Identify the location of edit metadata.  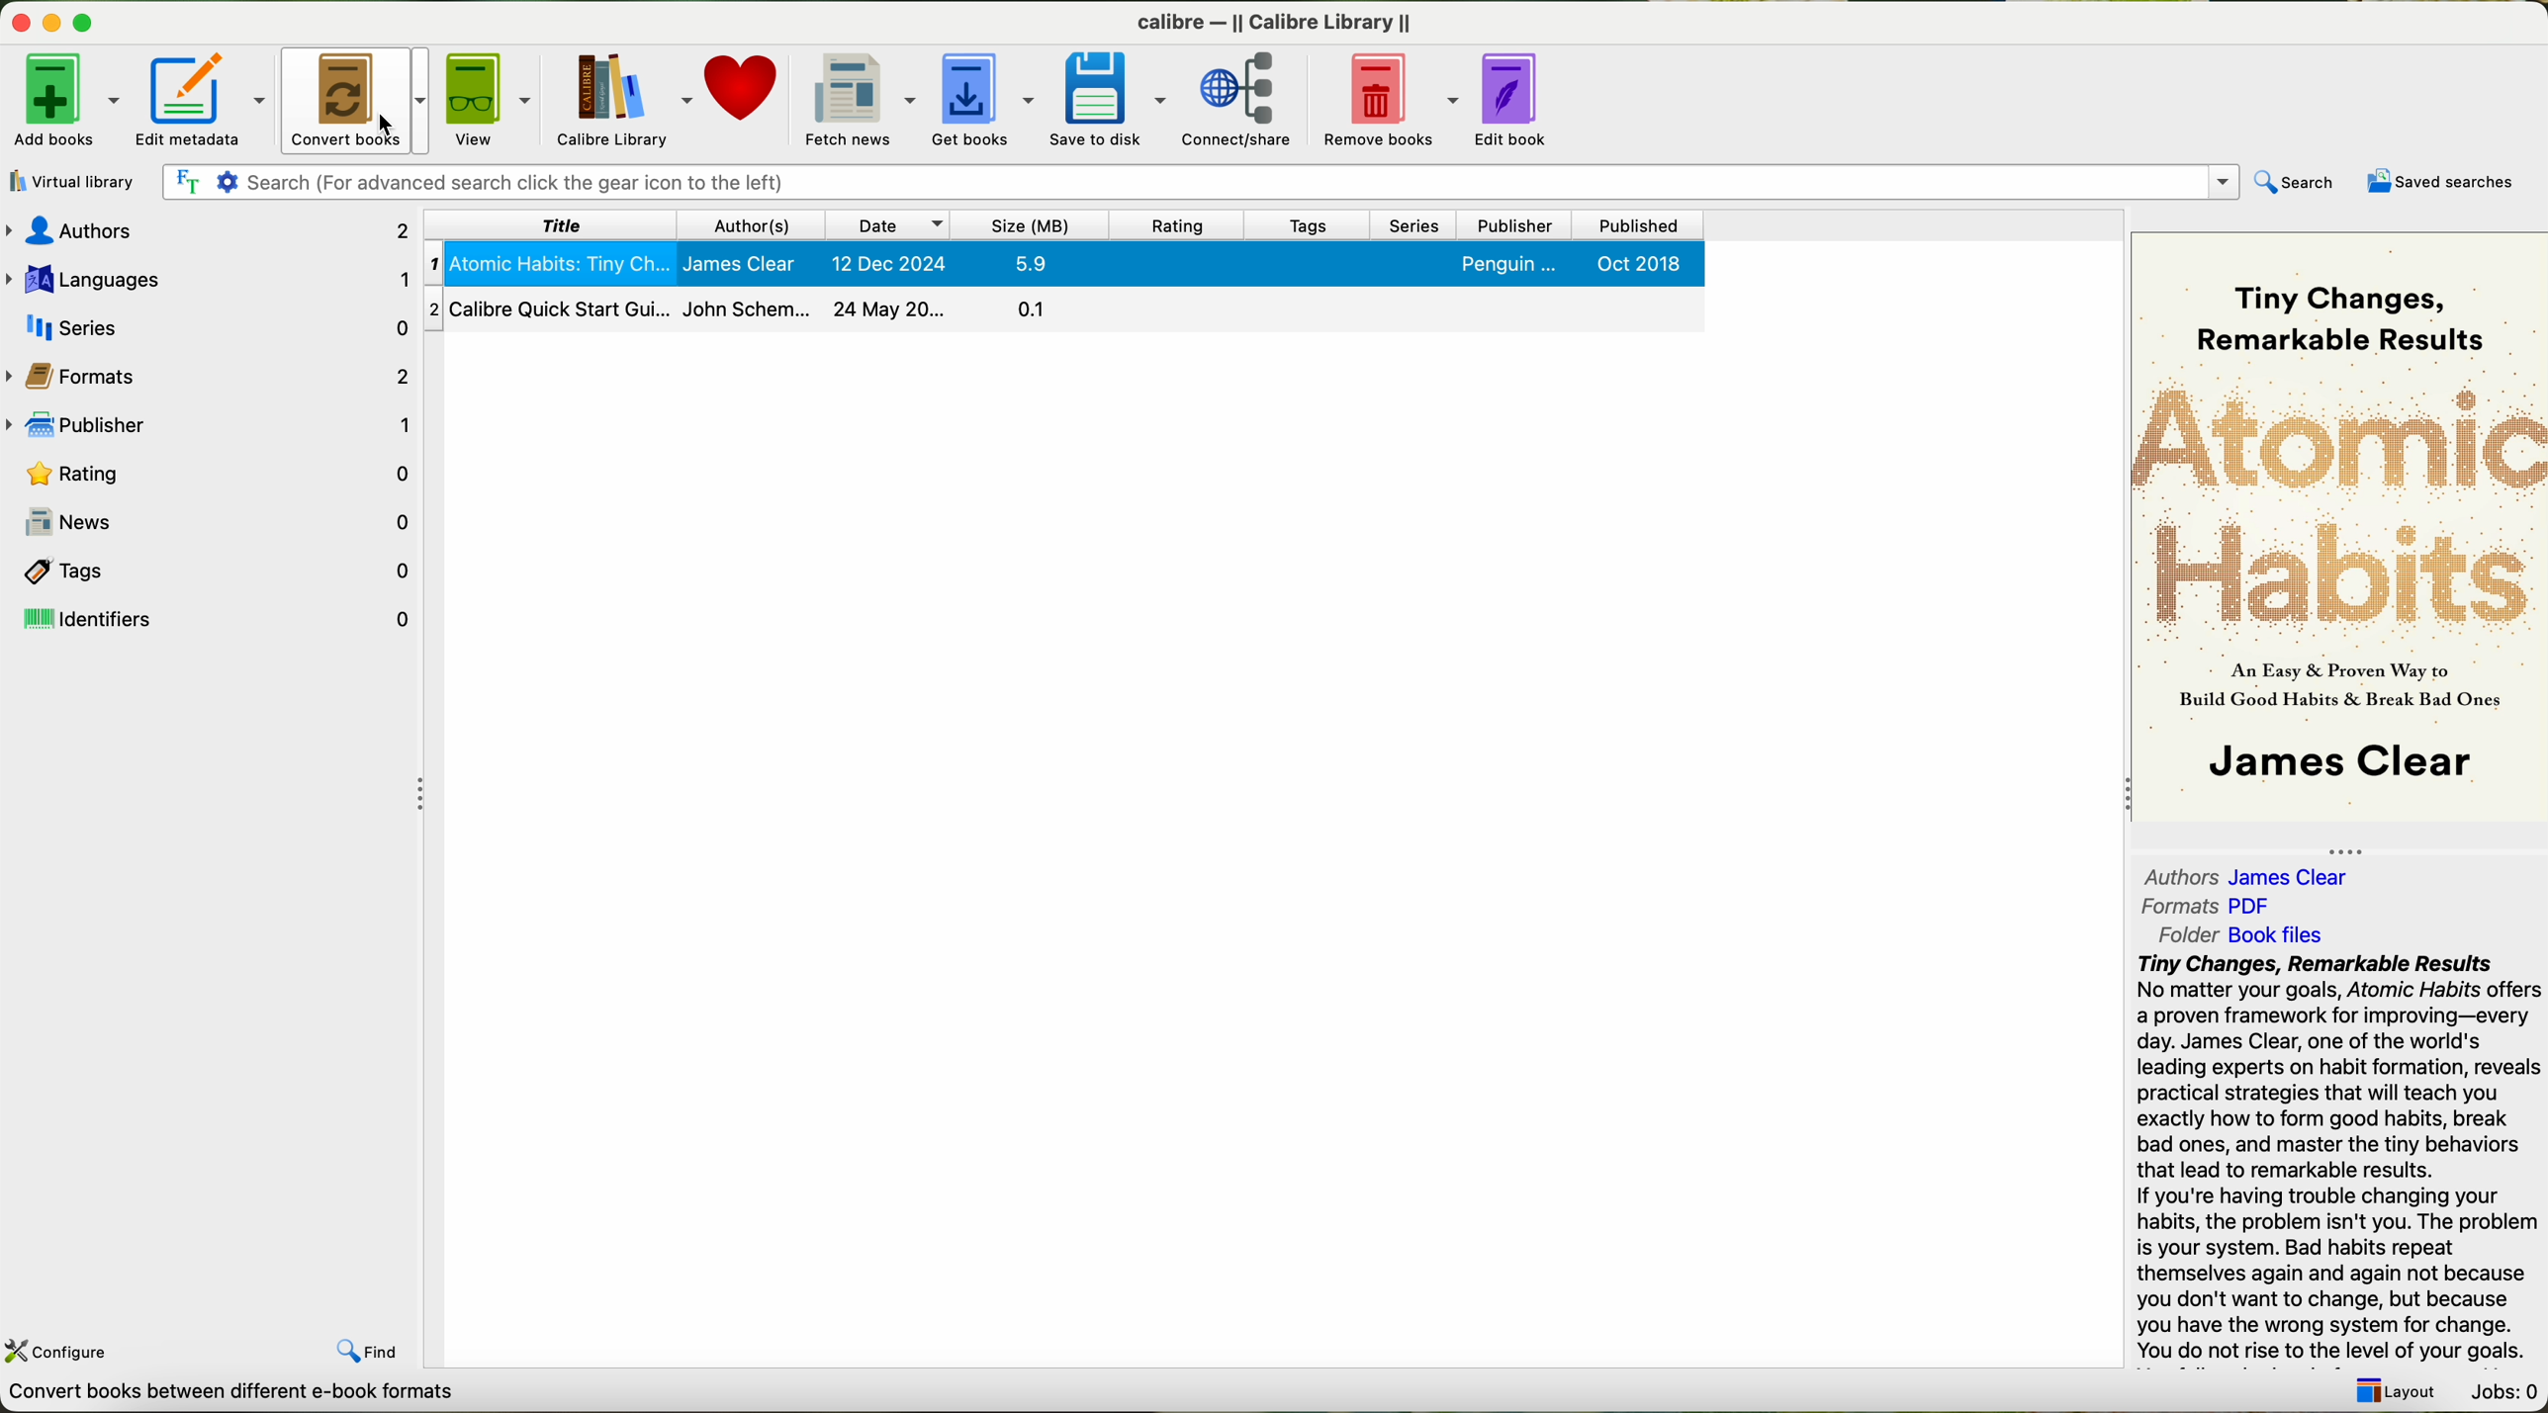
(204, 98).